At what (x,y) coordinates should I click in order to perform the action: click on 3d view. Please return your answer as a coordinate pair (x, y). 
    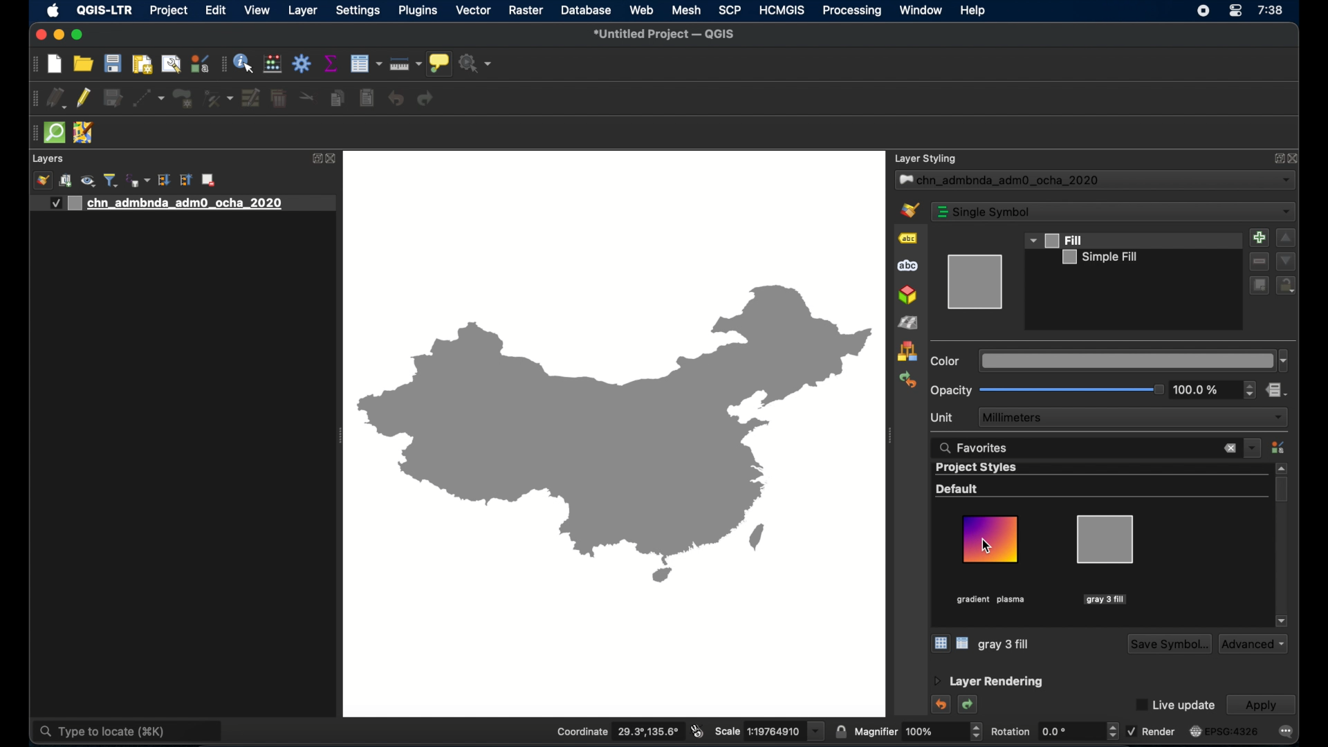
    Looking at the image, I should click on (907, 295).